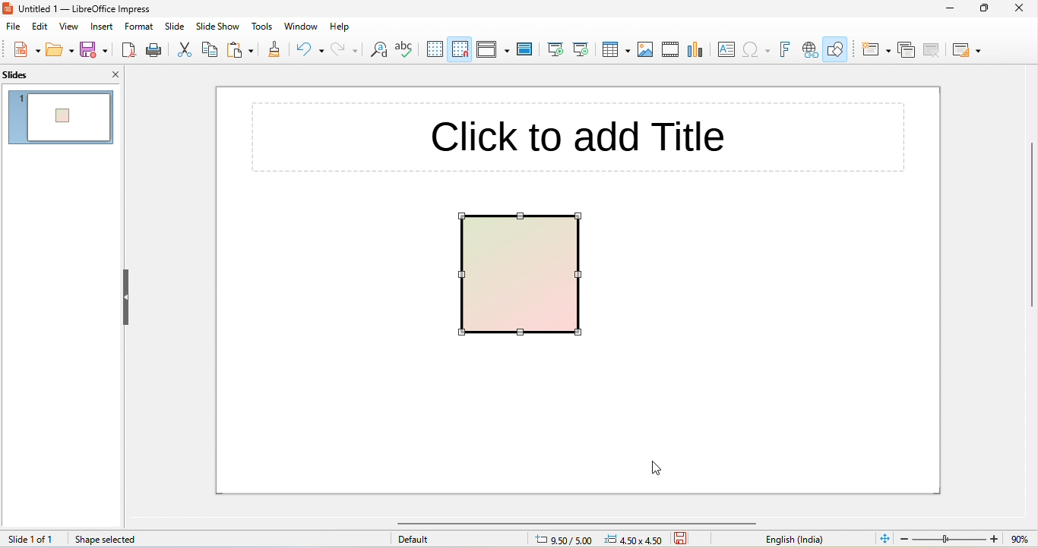 The image size is (1038, 548). Describe the element at coordinates (377, 50) in the screenshot. I see `find and replace` at that location.